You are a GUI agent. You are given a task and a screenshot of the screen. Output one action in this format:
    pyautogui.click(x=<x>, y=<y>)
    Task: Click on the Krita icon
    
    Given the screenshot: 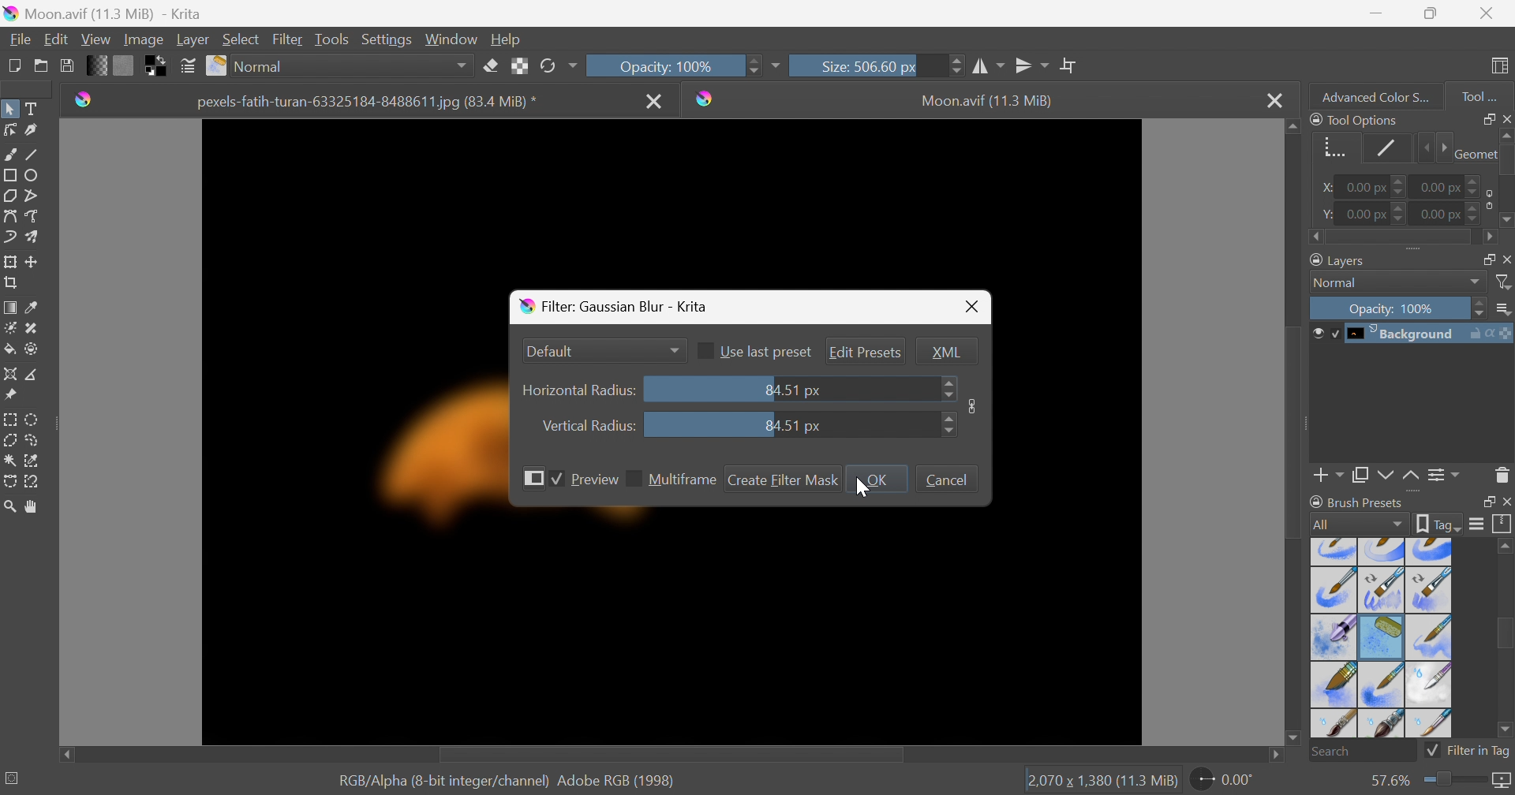 What is the action you would take?
    pyautogui.click(x=80, y=103)
    